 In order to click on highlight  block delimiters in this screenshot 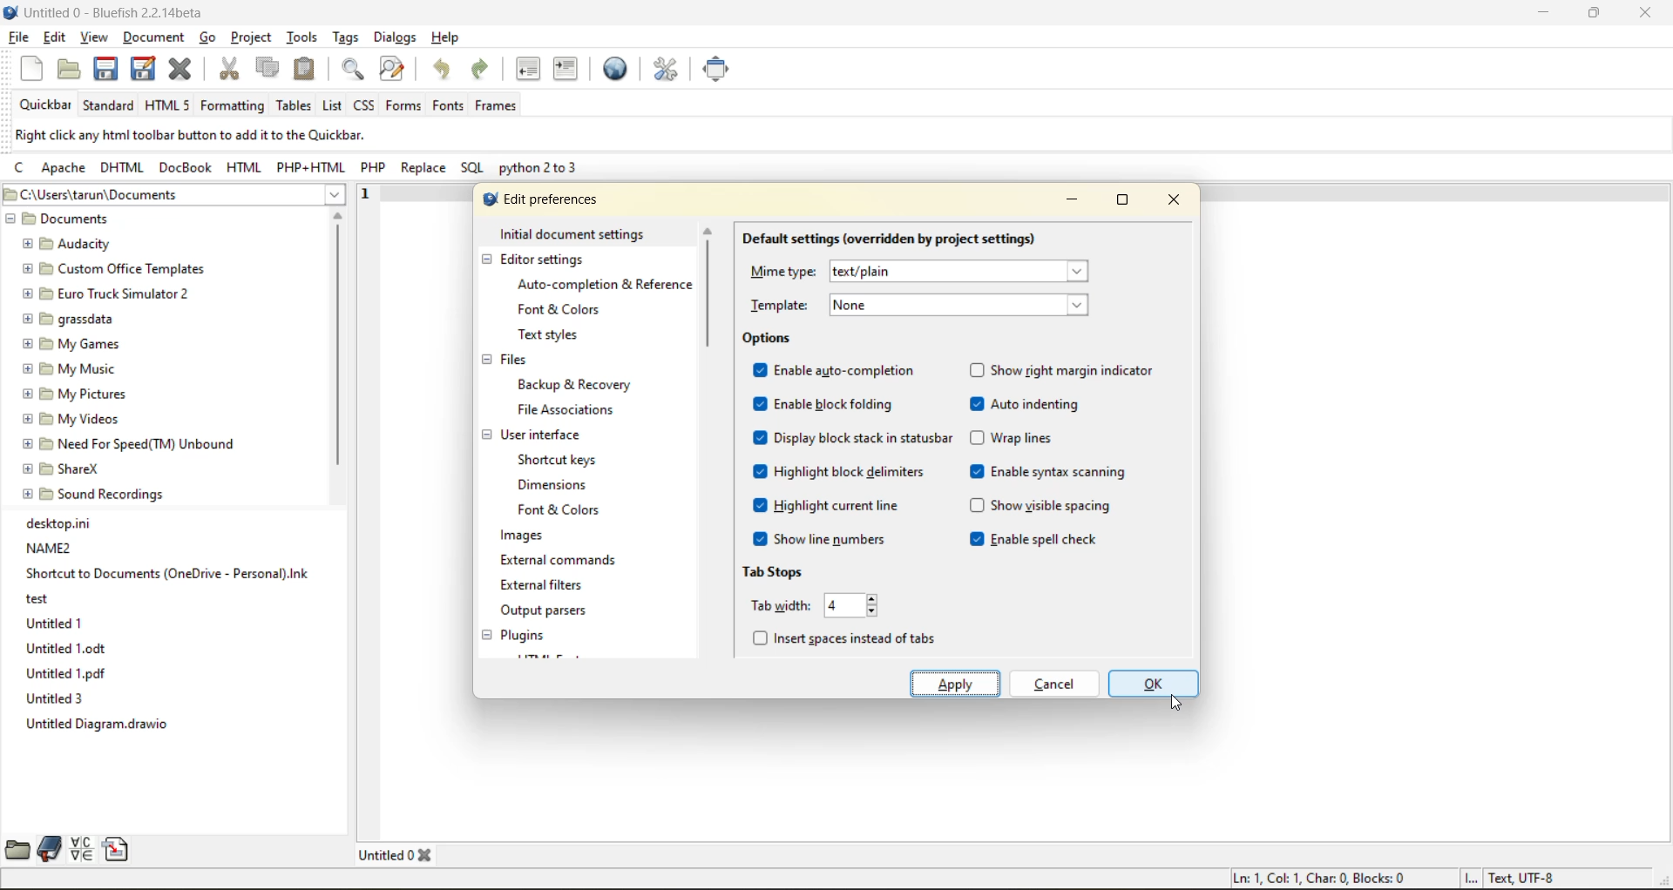, I will do `click(839, 472)`.